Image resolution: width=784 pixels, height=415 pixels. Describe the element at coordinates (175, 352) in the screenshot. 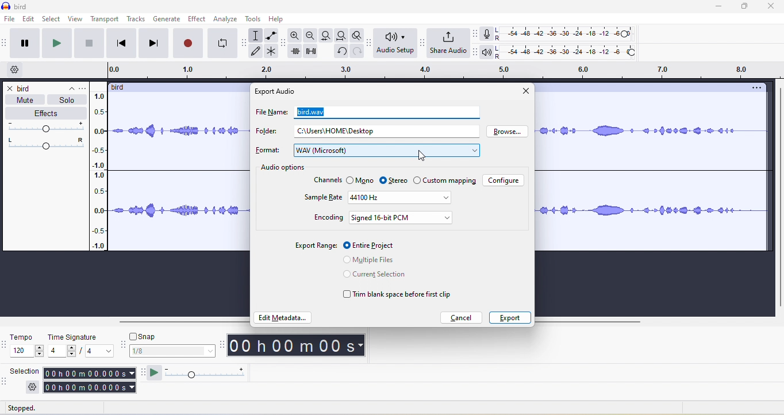

I see `snap` at that location.